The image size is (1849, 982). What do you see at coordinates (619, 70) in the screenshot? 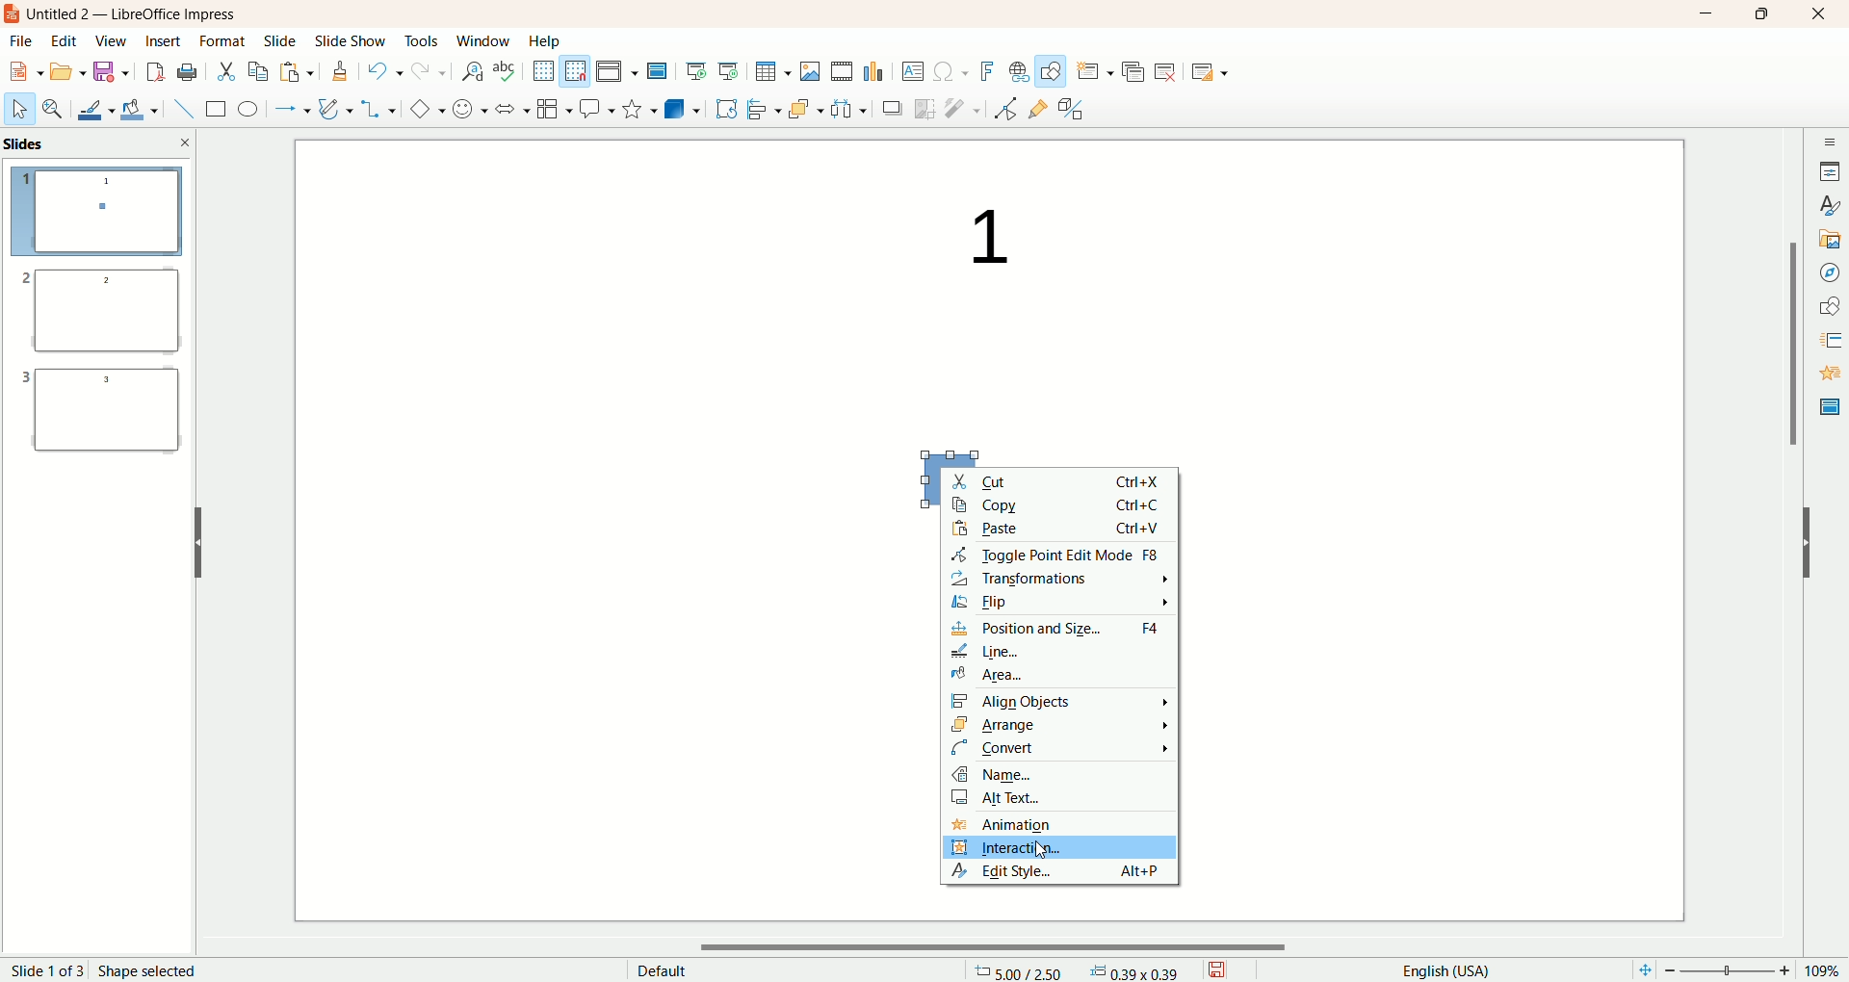
I see `display view` at bounding box center [619, 70].